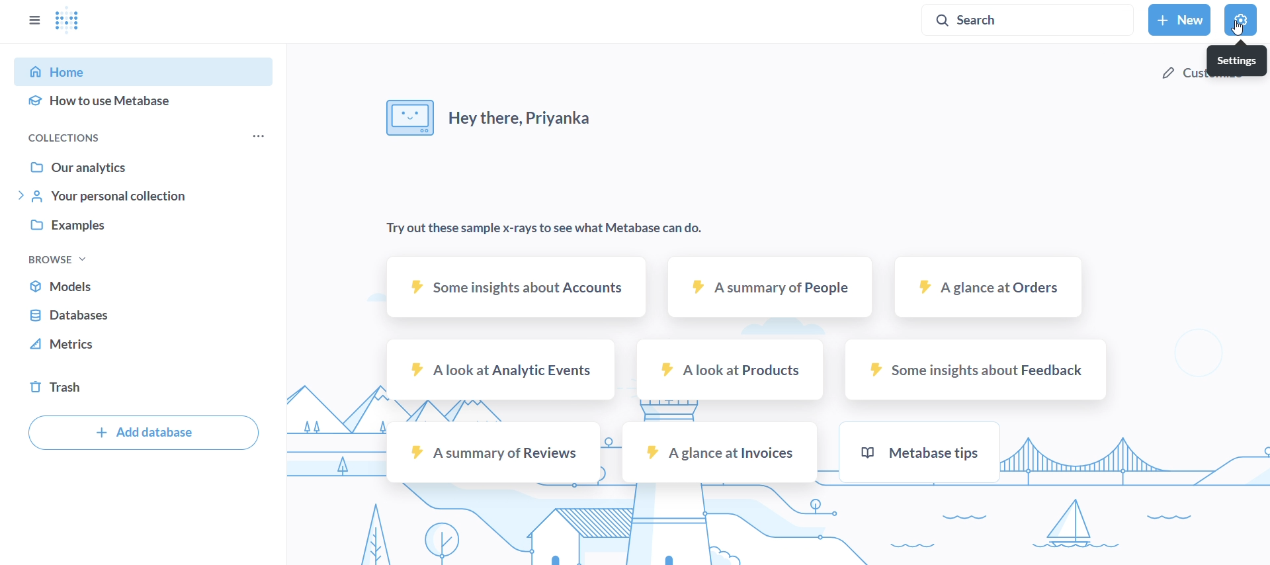 This screenshot has height=565, width=1270. I want to click on more, so click(256, 136).